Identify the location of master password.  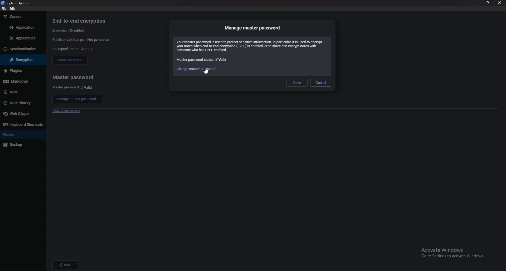
(73, 87).